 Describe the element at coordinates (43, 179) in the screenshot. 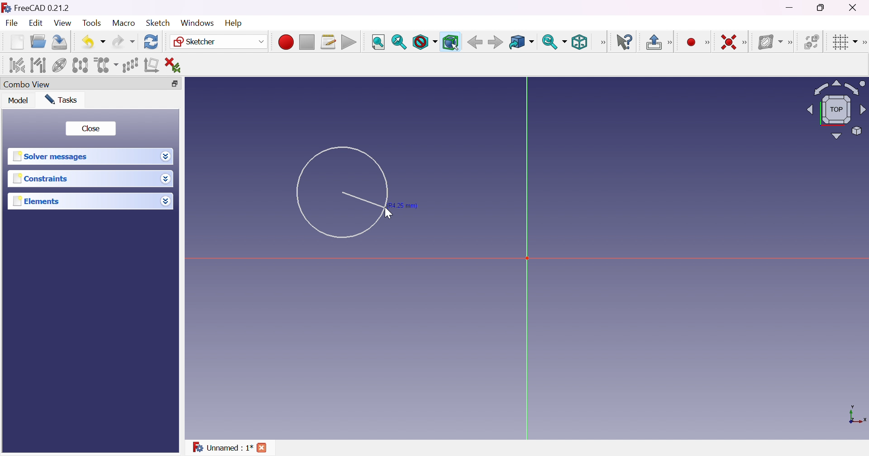

I see `Constraints` at that location.